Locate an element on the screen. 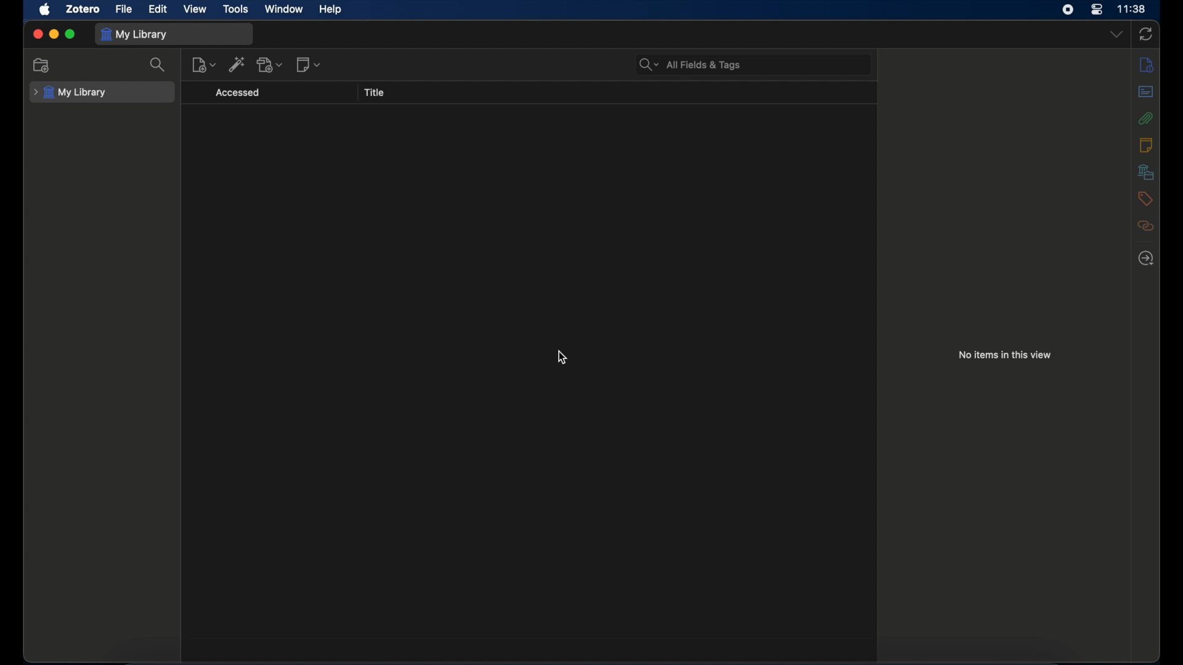 The height and width of the screenshot is (665, 1183). no items in this view is located at coordinates (1006, 355).